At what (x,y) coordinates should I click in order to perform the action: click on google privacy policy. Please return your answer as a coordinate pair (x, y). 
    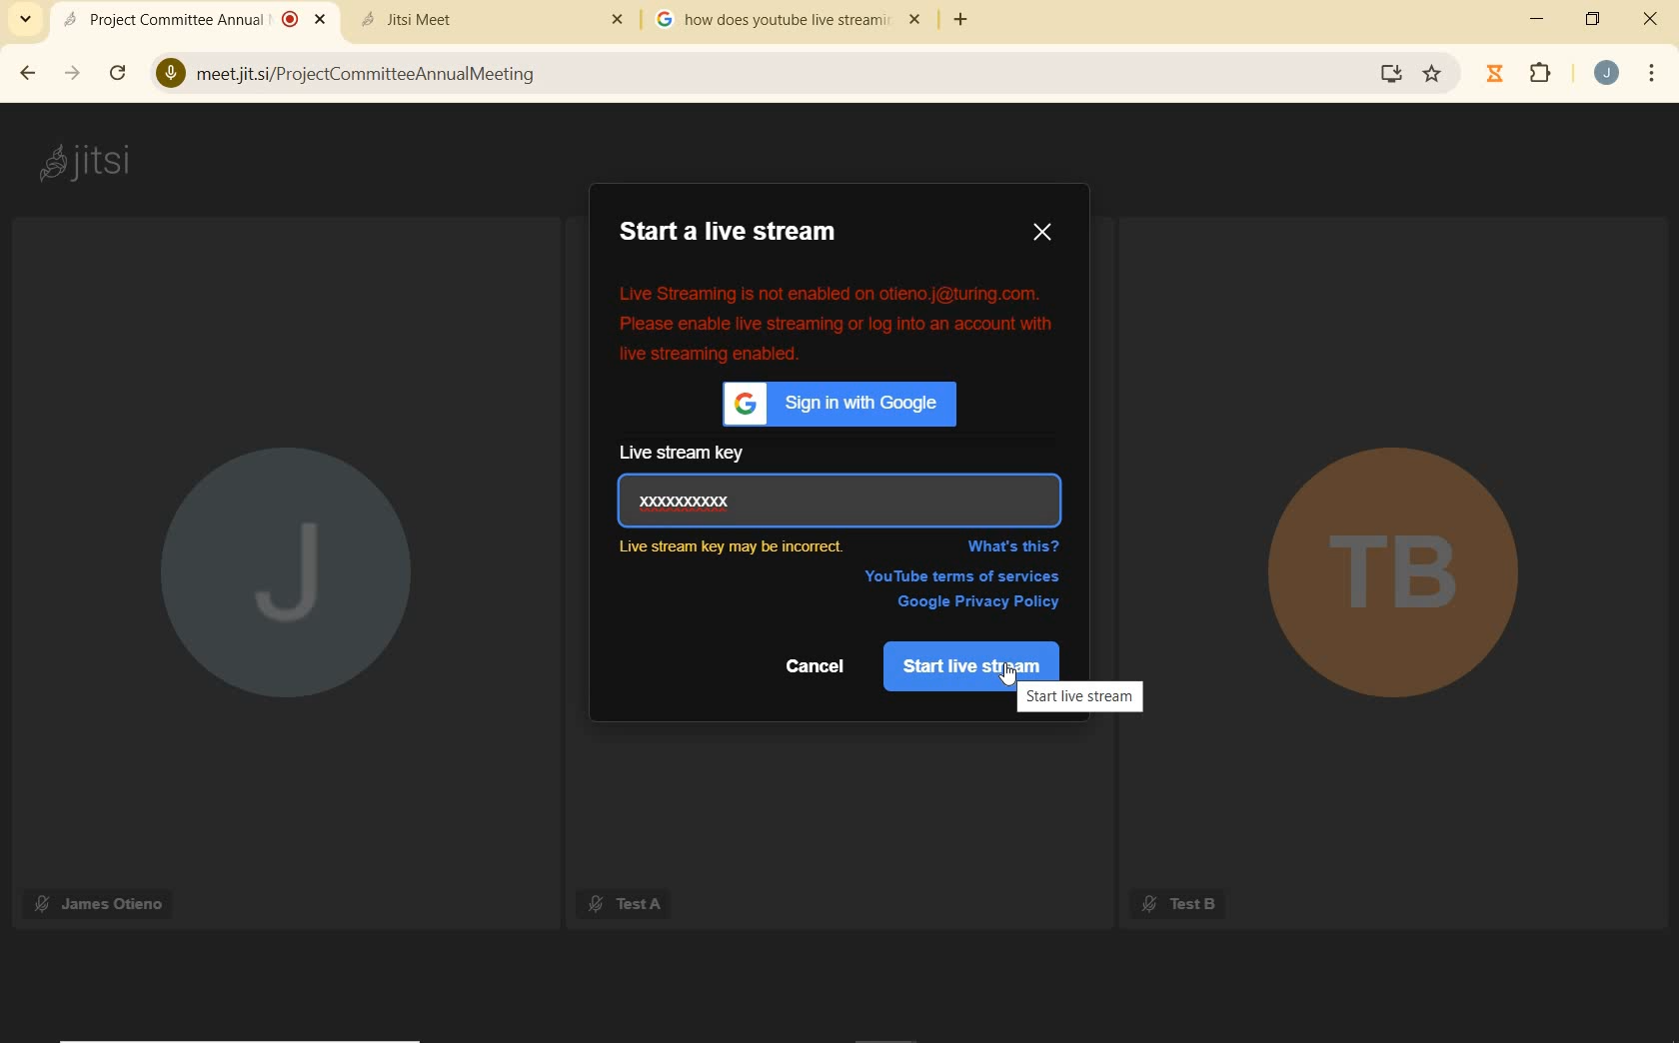
    Looking at the image, I should click on (979, 597).